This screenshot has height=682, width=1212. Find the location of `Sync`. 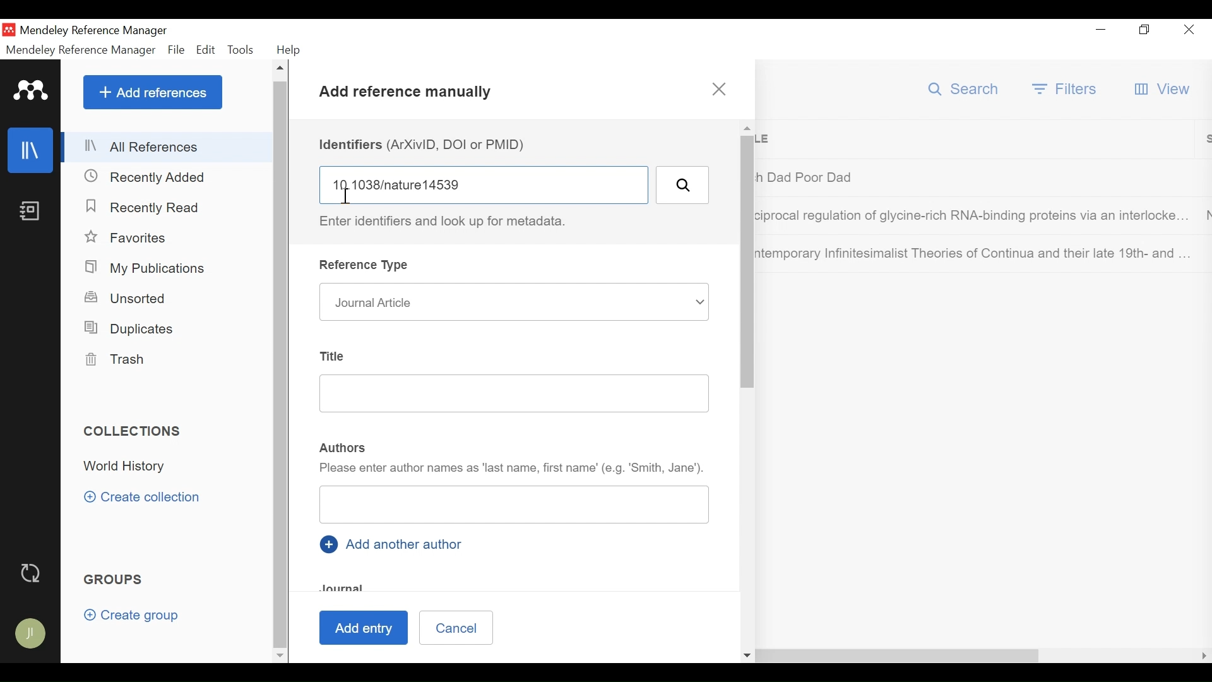

Sync is located at coordinates (32, 572).